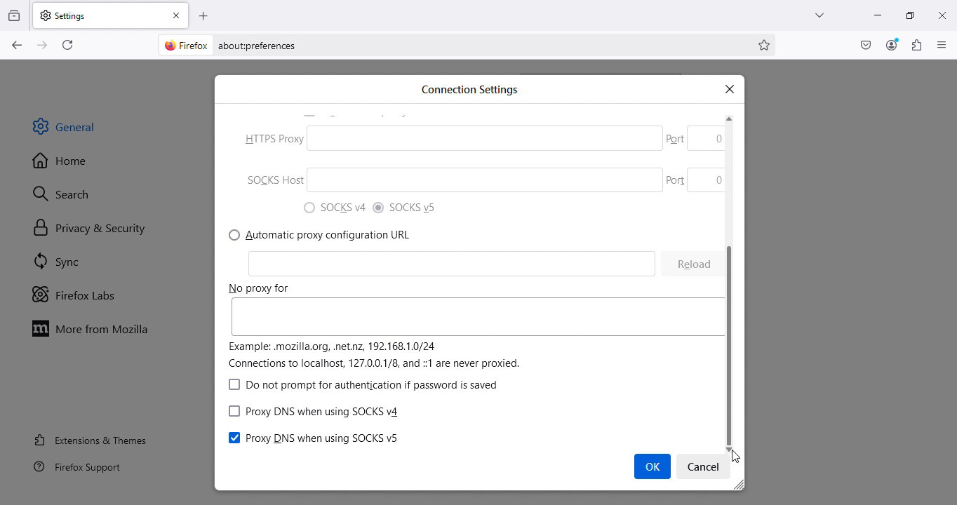 The height and width of the screenshot is (505, 957). What do you see at coordinates (332, 208) in the screenshot?
I see `) Use system proxy settings` at bounding box center [332, 208].